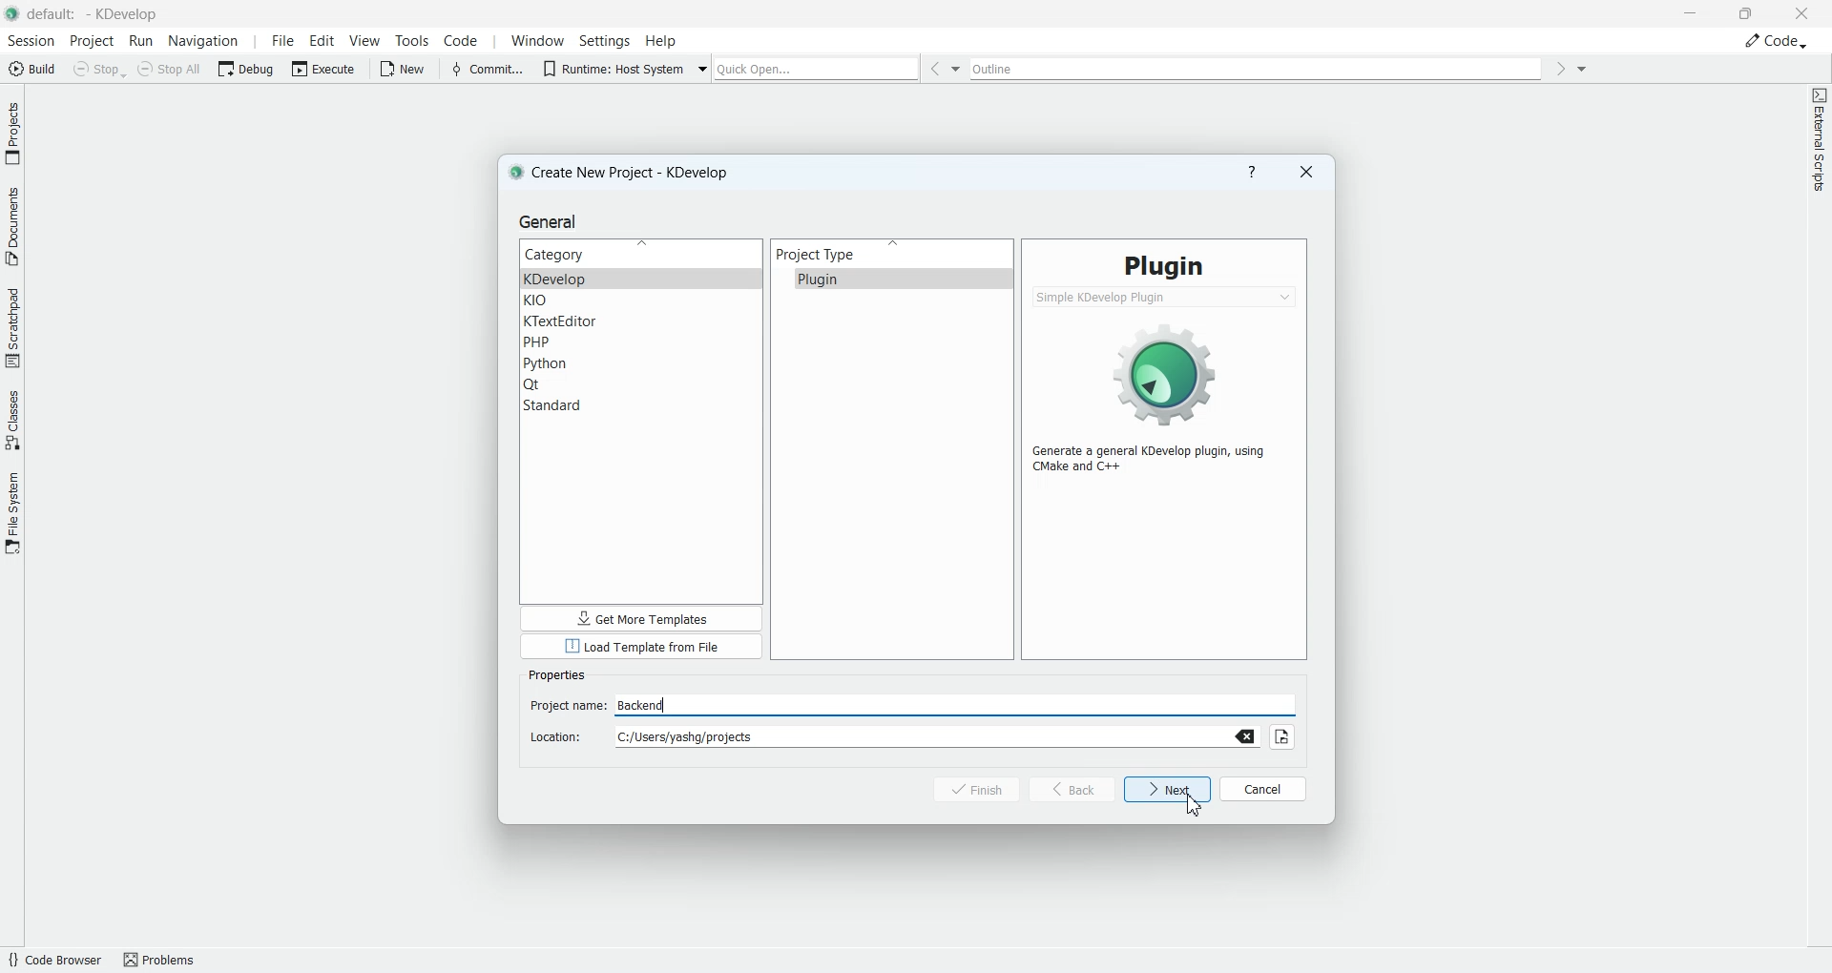  What do you see at coordinates (462, 40) in the screenshot?
I see `Code` at bounding box center [462, 40].